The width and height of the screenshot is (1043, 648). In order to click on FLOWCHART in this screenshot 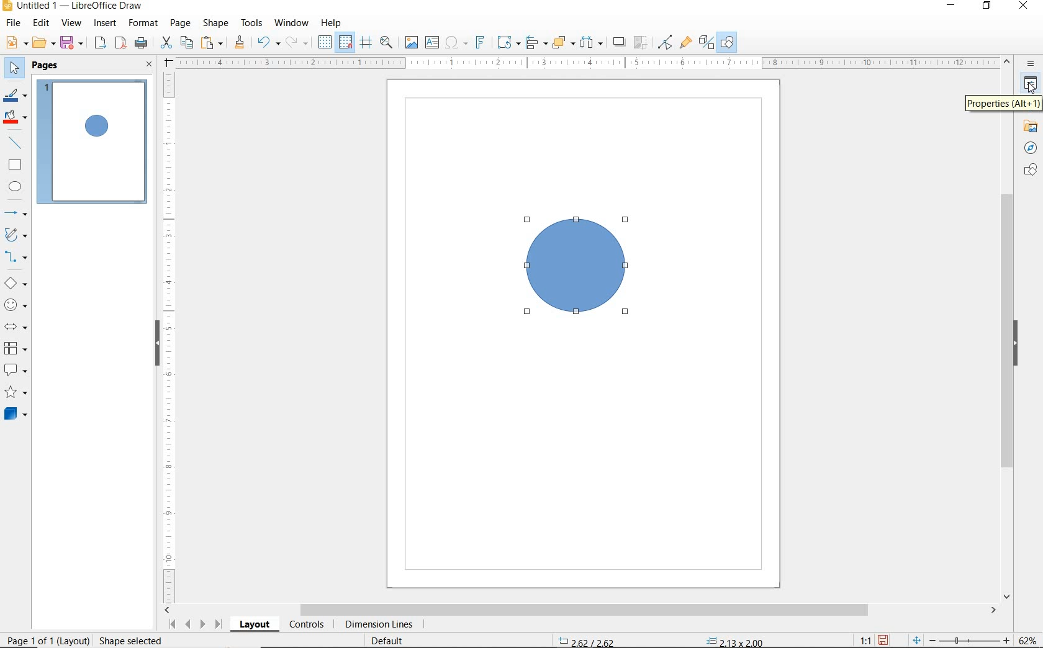, I will do `click(15, 349)`.